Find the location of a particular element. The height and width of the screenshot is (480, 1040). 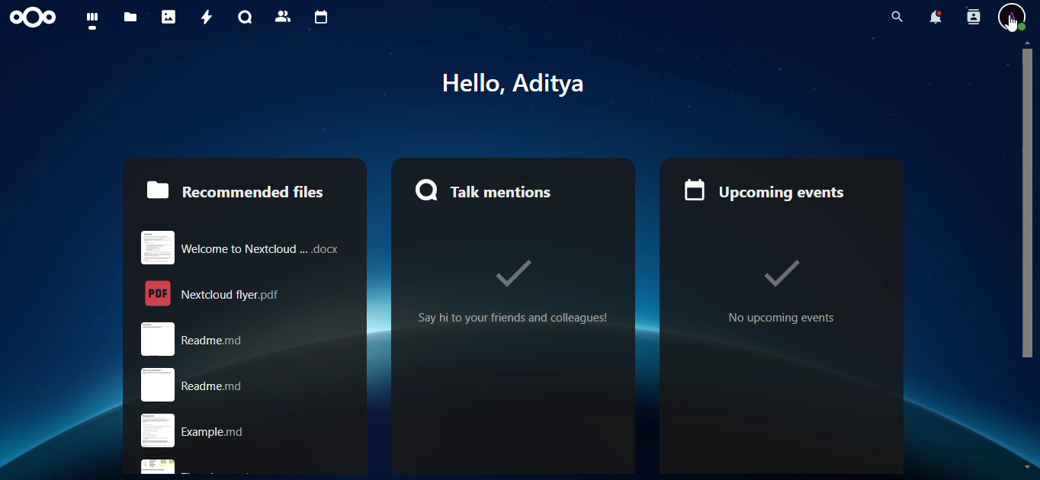

calendar is located at coordinates (320, 18).